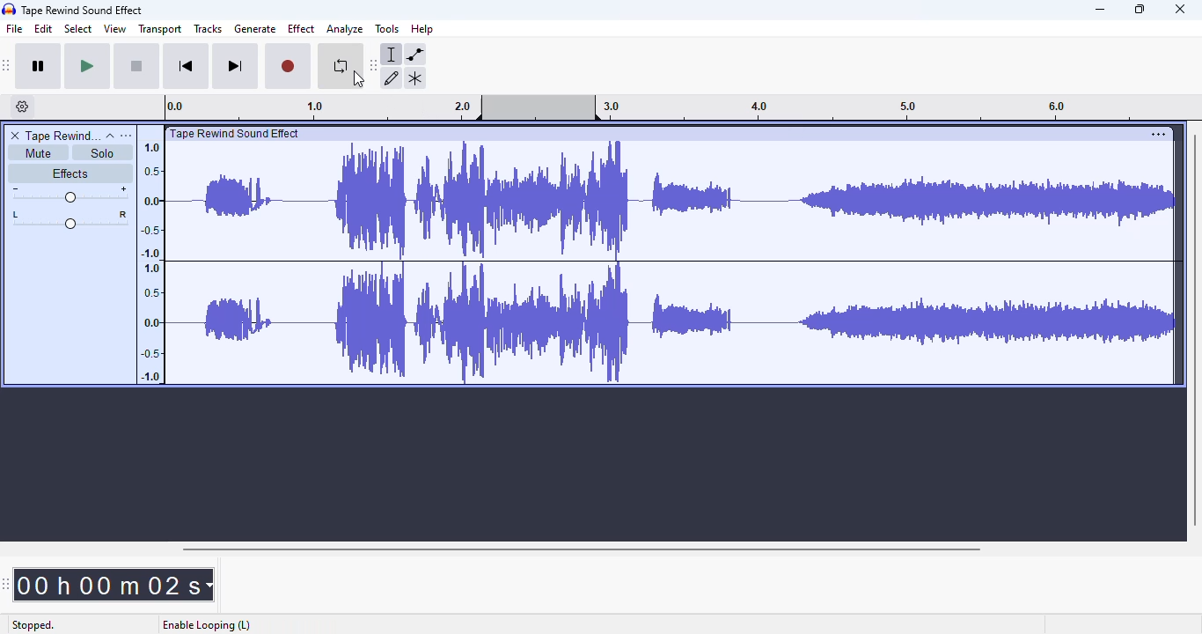 The image size is (1202, 634). What do you see at coordinates (159, 30) in the screenshot?
I see `transport` at bounding box center [159, 30].